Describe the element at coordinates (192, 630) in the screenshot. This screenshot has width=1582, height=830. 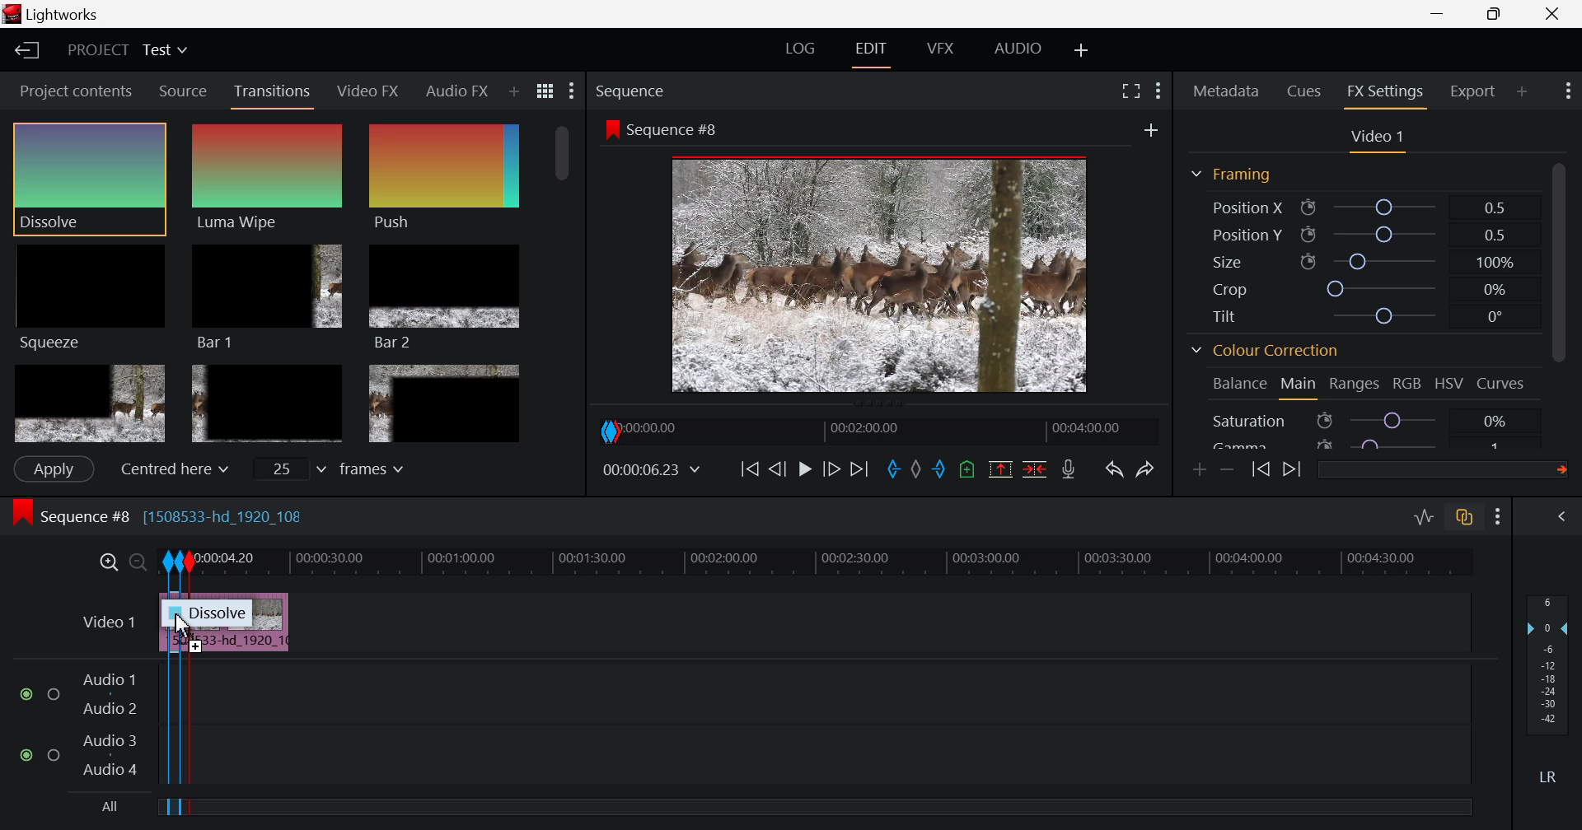
I see `Cursor` at that location.